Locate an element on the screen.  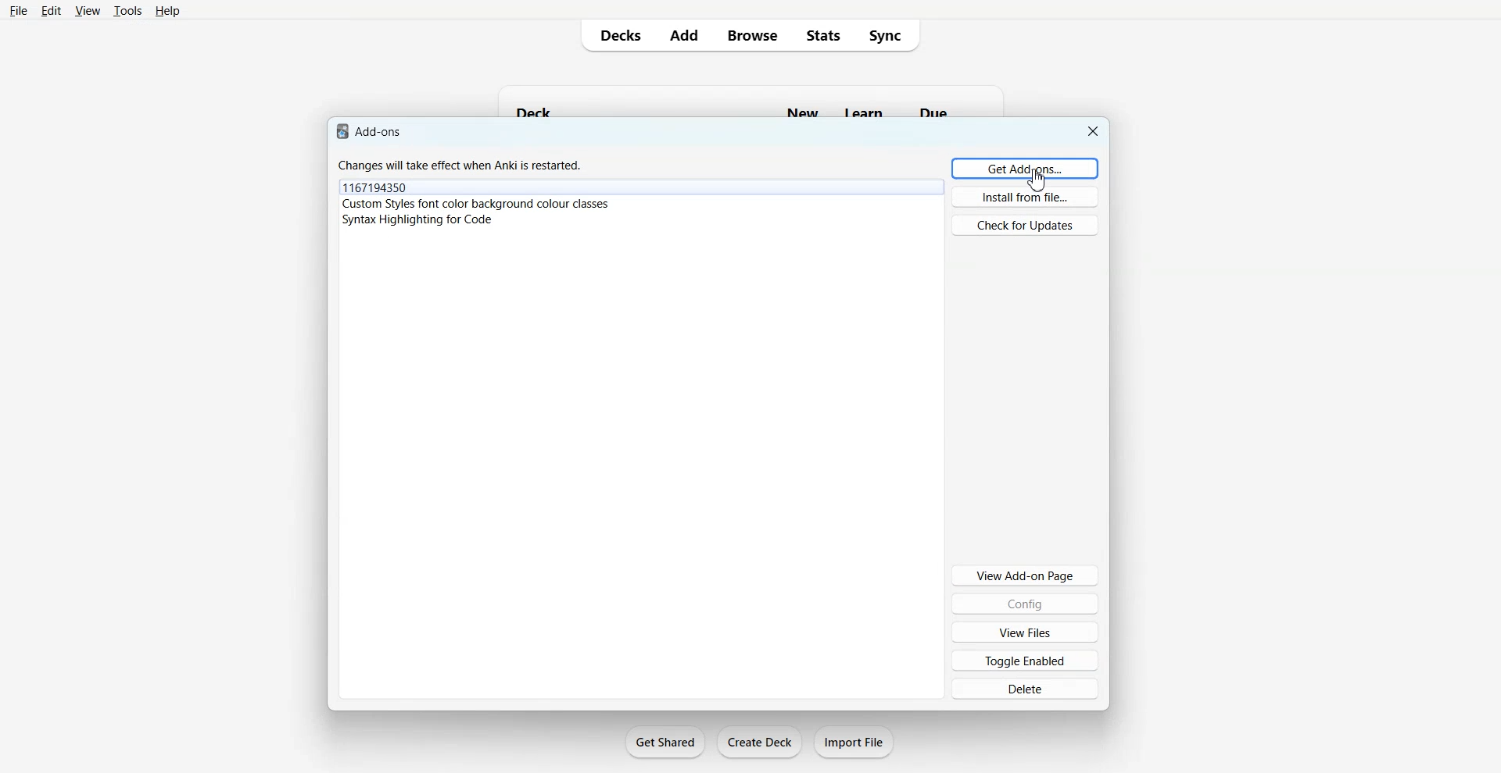
Help is located at coordinates (167, 11).